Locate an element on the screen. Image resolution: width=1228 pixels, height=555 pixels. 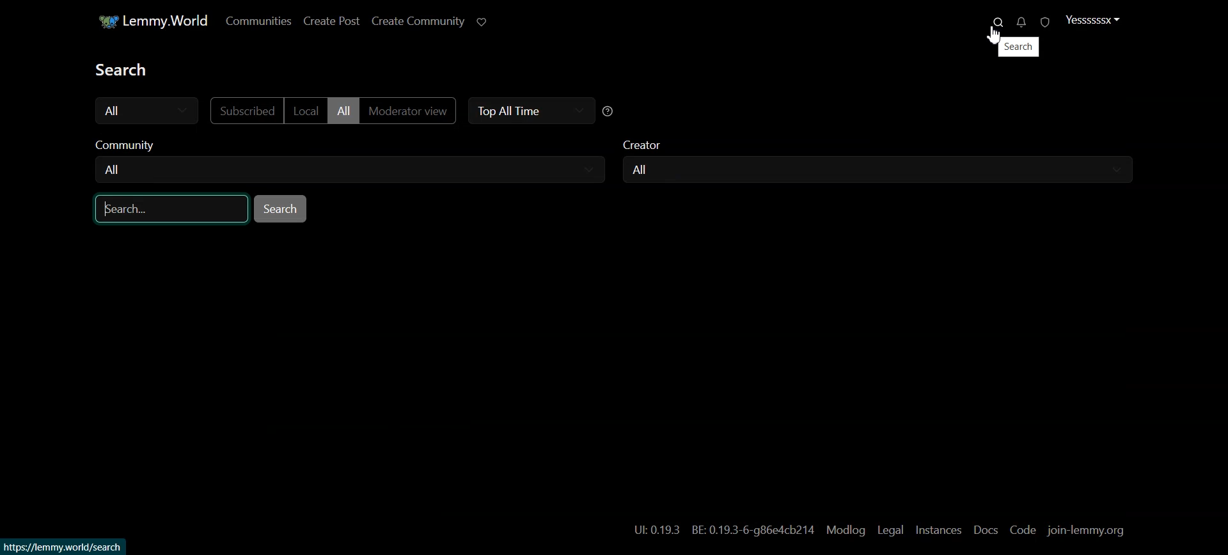
Home Page is located at coordinates (146, 20).